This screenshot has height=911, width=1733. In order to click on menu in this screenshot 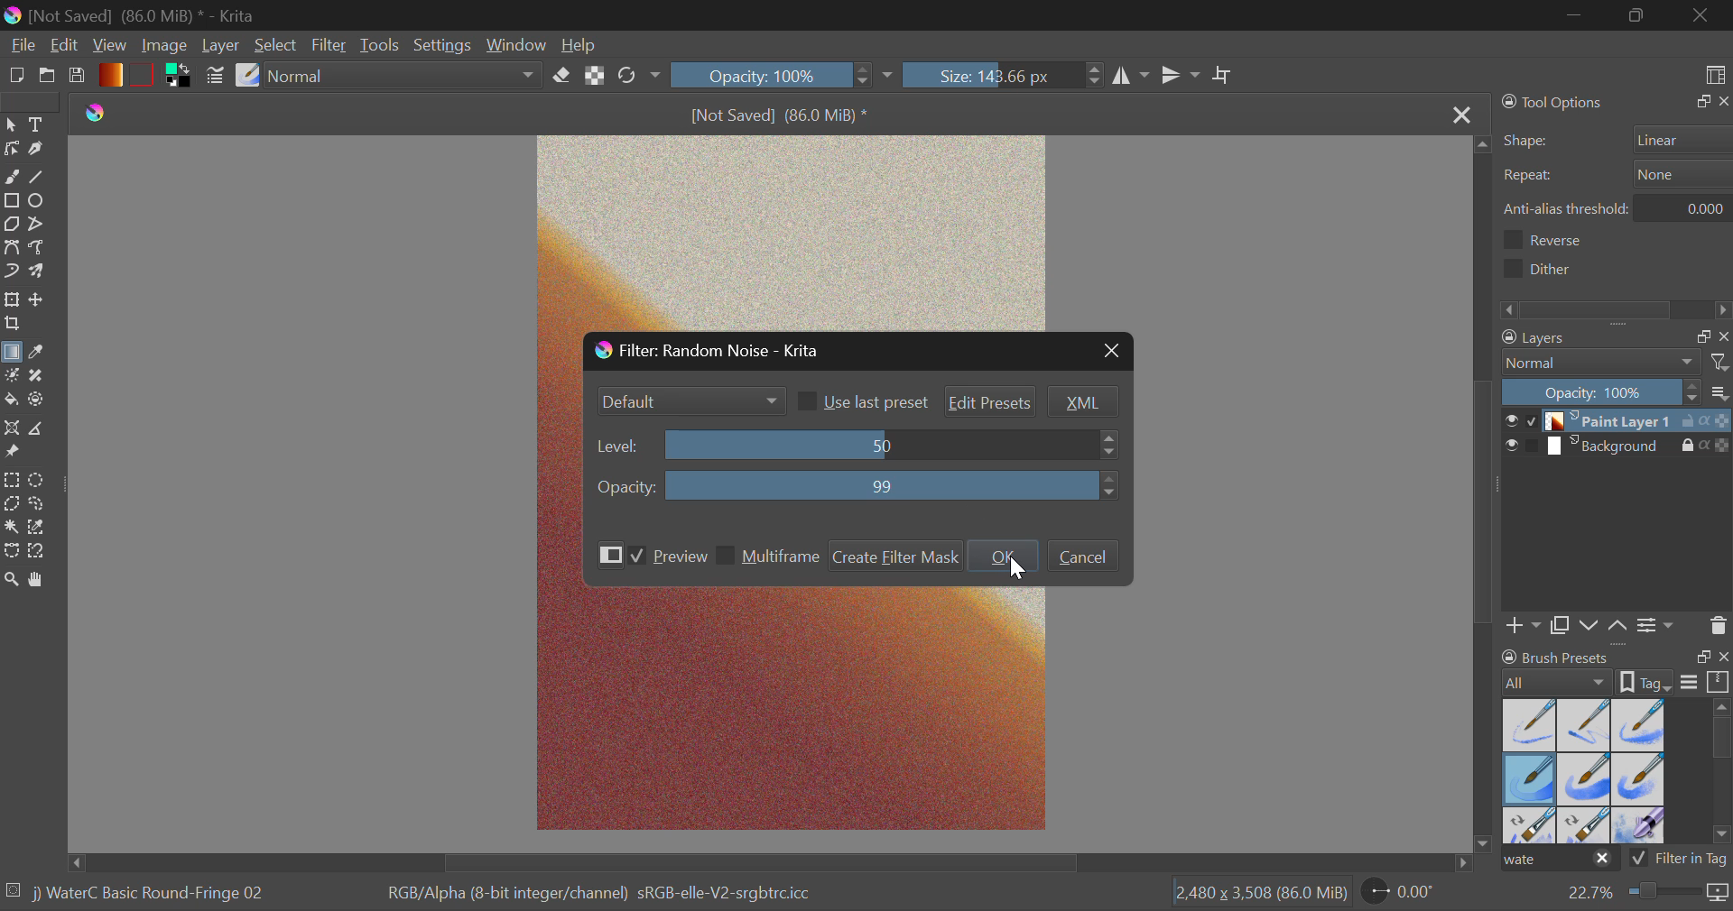, I will do `click(1690, 685)`.